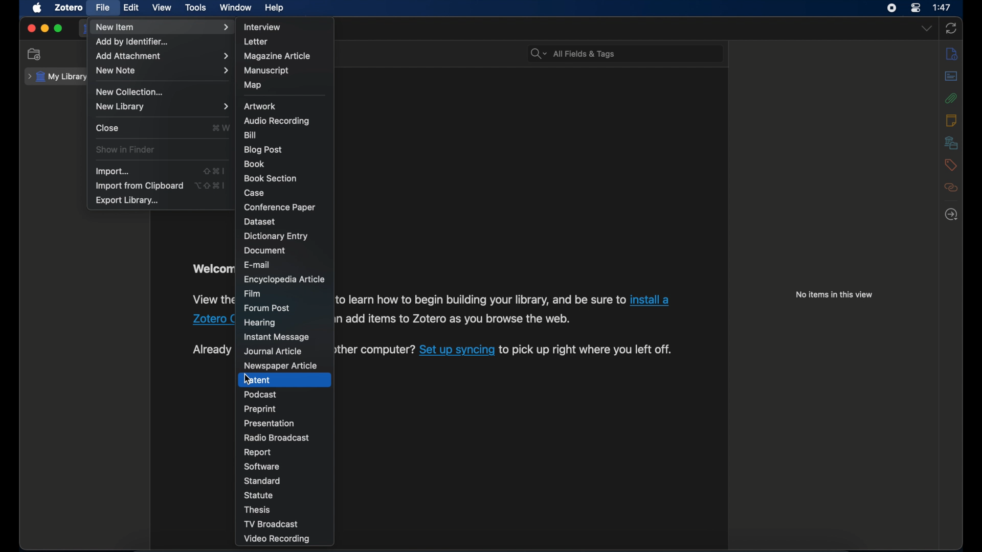 This screenshot has height=552, width=982. Describe the element at coordinates (248, 379) in the screenshot. I see `cursor` at that location.